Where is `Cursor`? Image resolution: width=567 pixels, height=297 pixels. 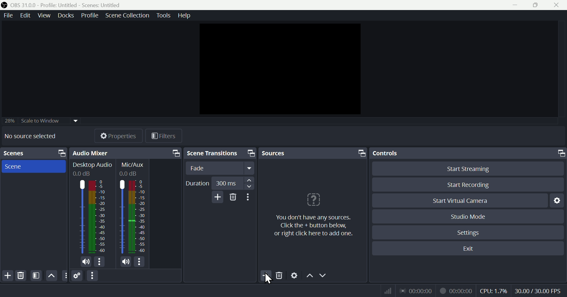 Cursor is located at coordinates (267, 279).